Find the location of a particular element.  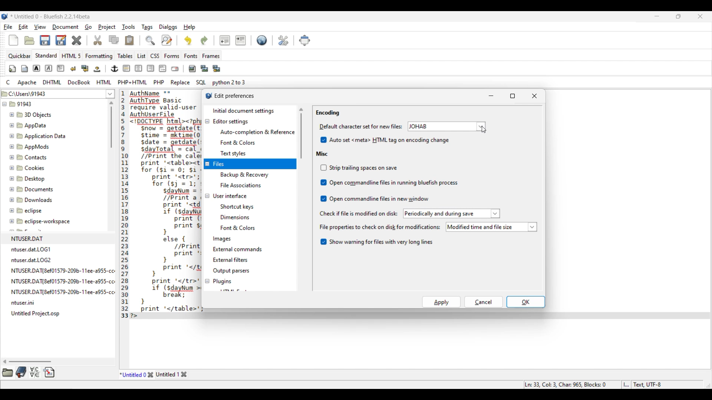

Auto set HTML tag on encoding change is located at coordinates (385, 140).